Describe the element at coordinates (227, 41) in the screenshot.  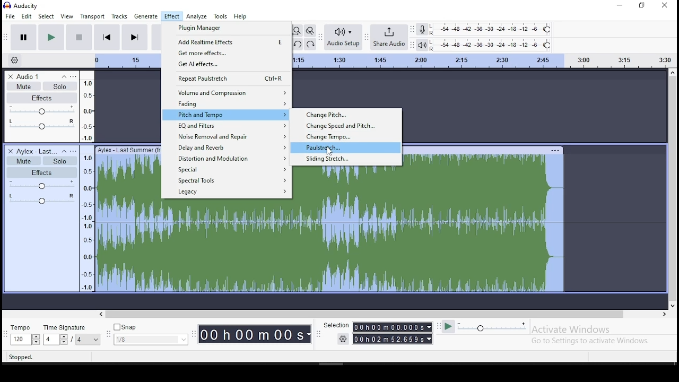
I see `add real time effects` at that location.